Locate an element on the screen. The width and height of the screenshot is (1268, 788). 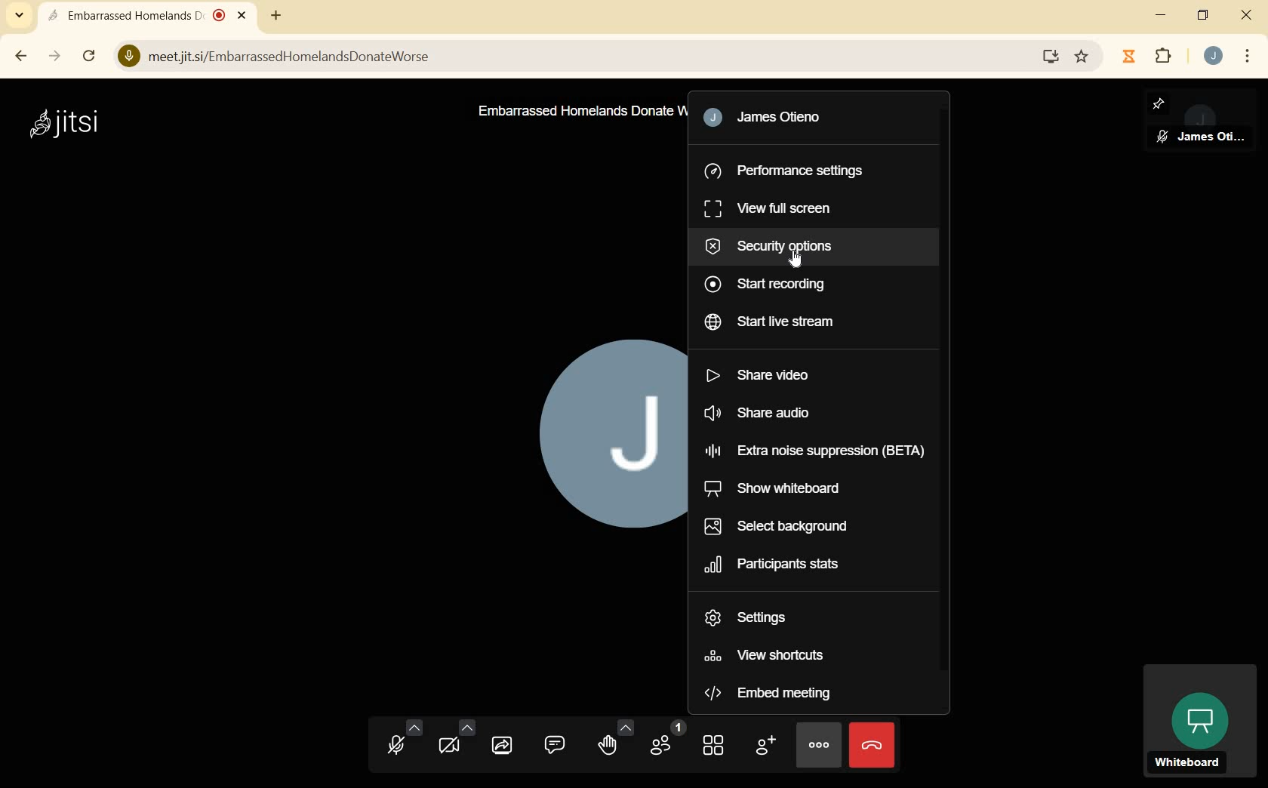
restore down is located at coordinates (1202, 17).